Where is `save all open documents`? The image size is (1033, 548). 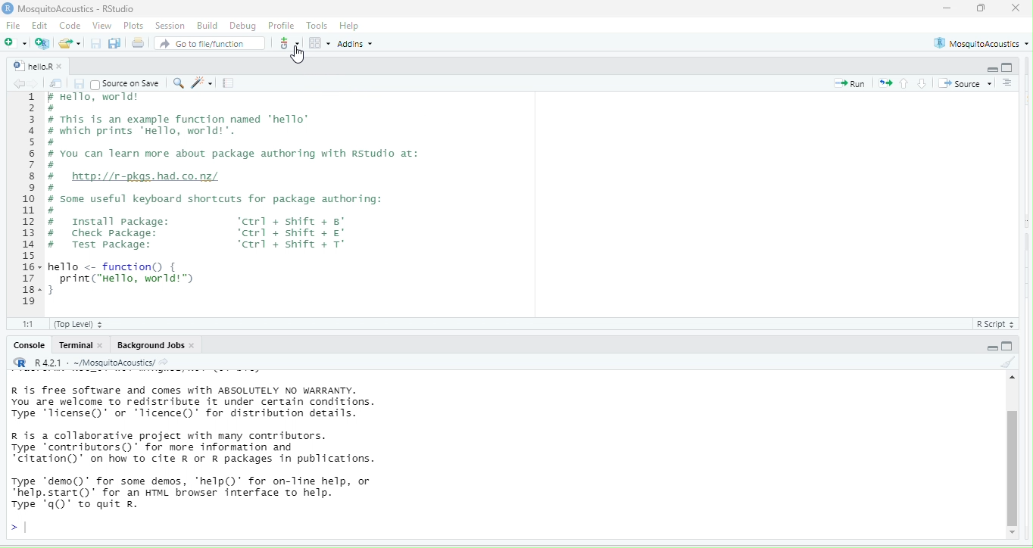 save all open documents is located at coordinates (114, 43).